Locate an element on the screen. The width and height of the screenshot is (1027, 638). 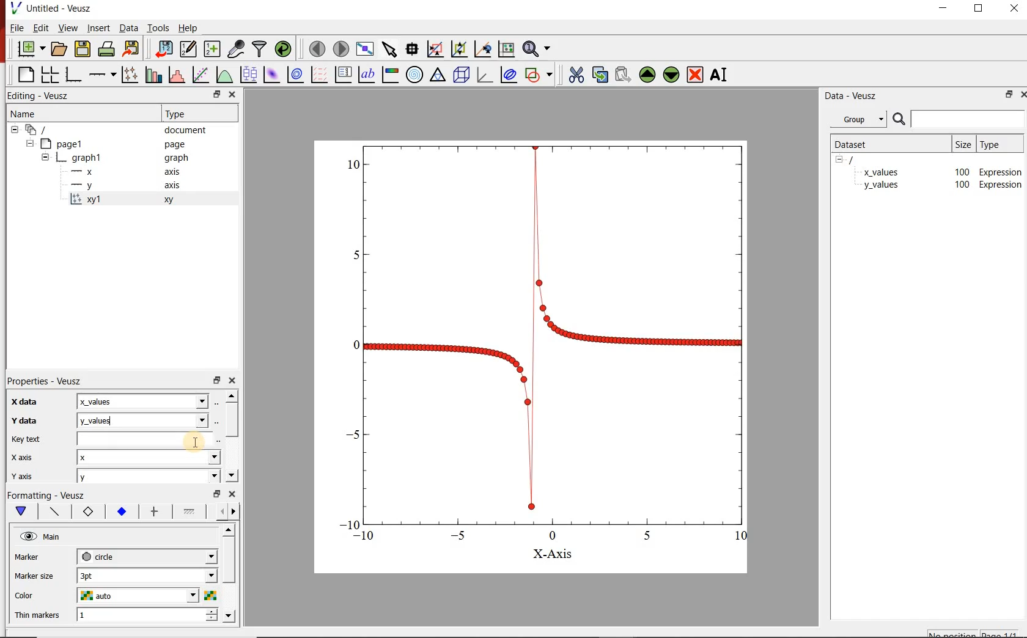
click to zoom out on graph axes is located at coordinates (457, 50).